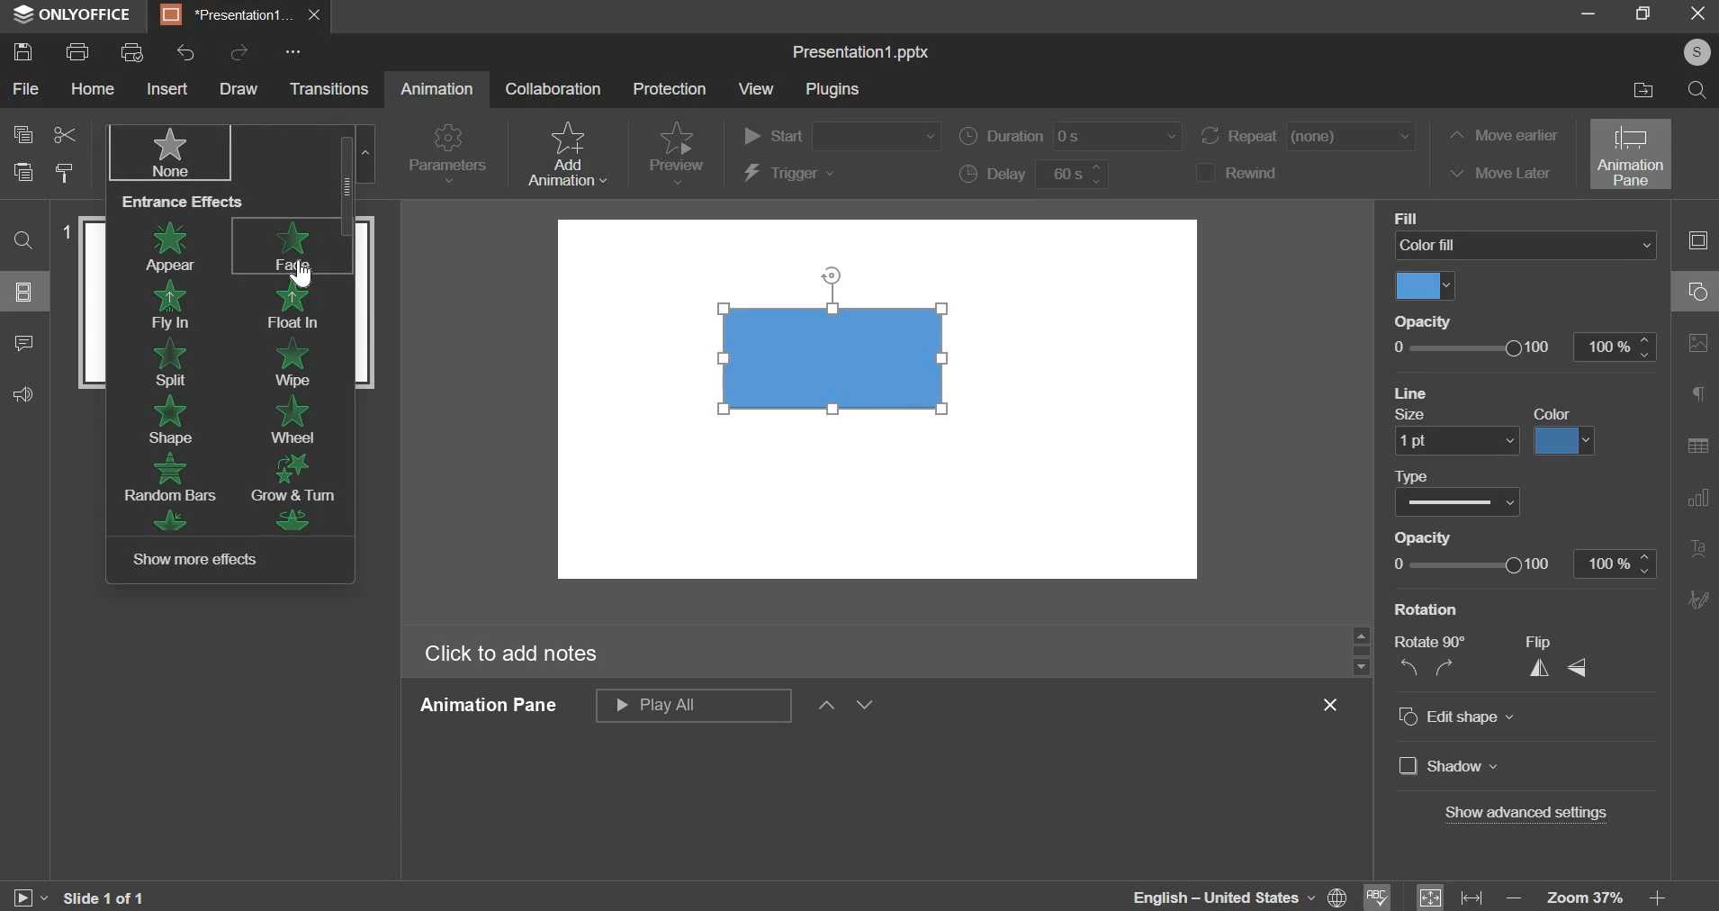  What do you see at coordinates (1638, 93) in the screenshot?
I see `open file location` at bounding box center [1638, 93].